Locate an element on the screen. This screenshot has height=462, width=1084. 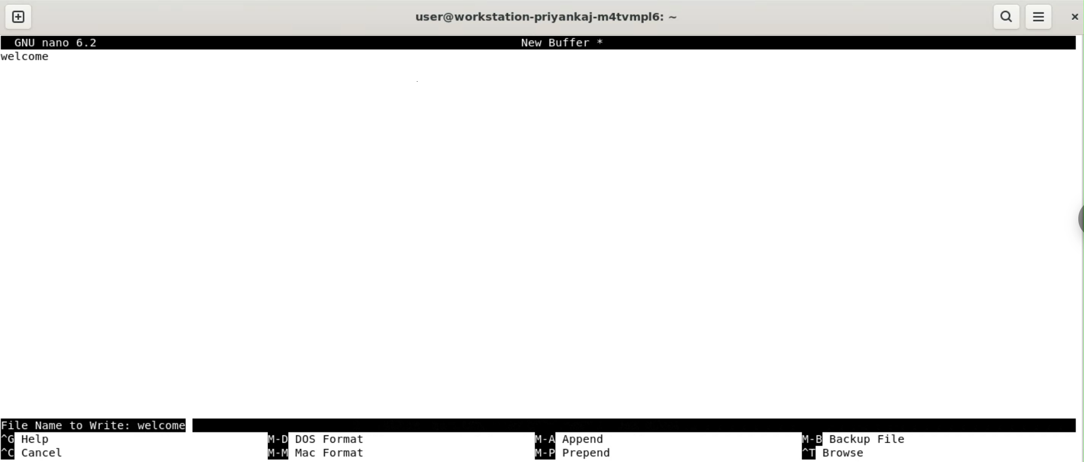
prepend is located at coordinates (575, 453).